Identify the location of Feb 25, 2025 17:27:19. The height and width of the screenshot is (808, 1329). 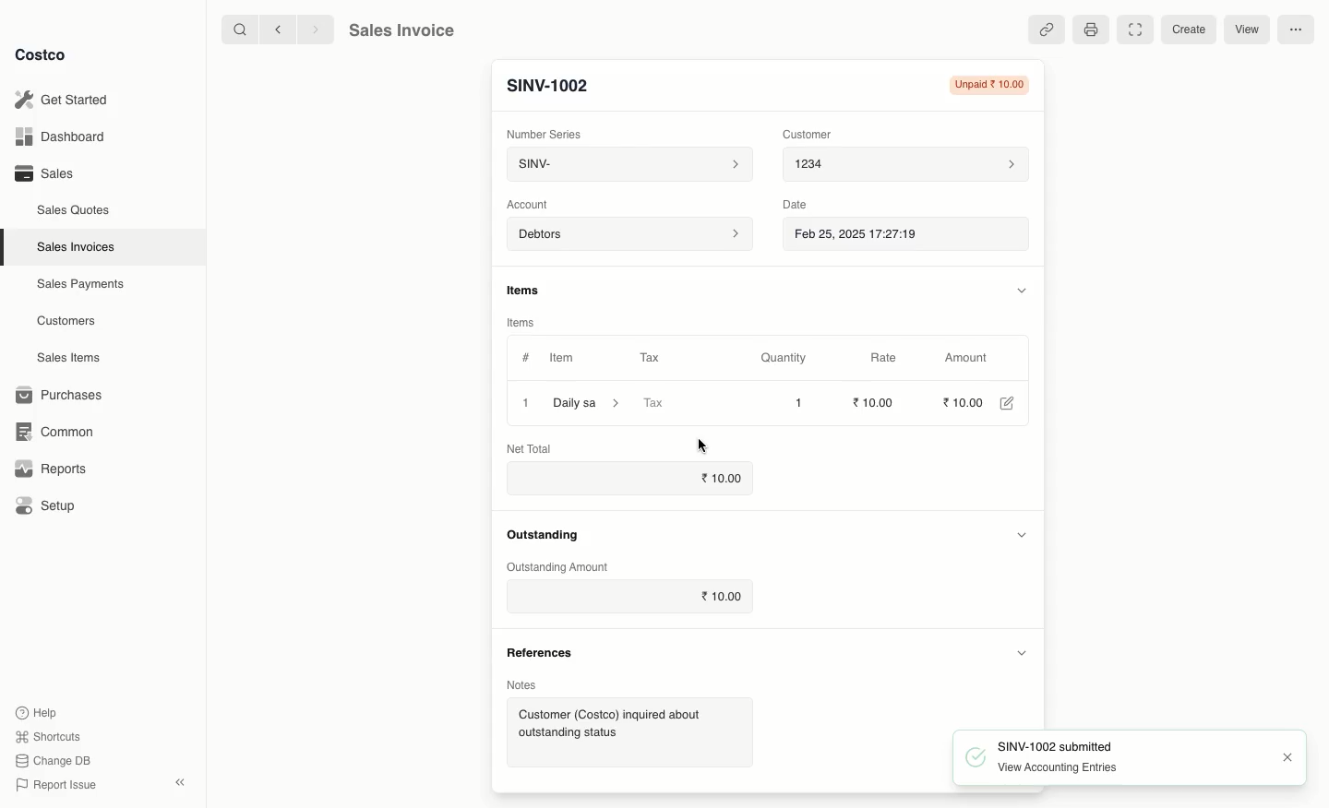
(903, 237).